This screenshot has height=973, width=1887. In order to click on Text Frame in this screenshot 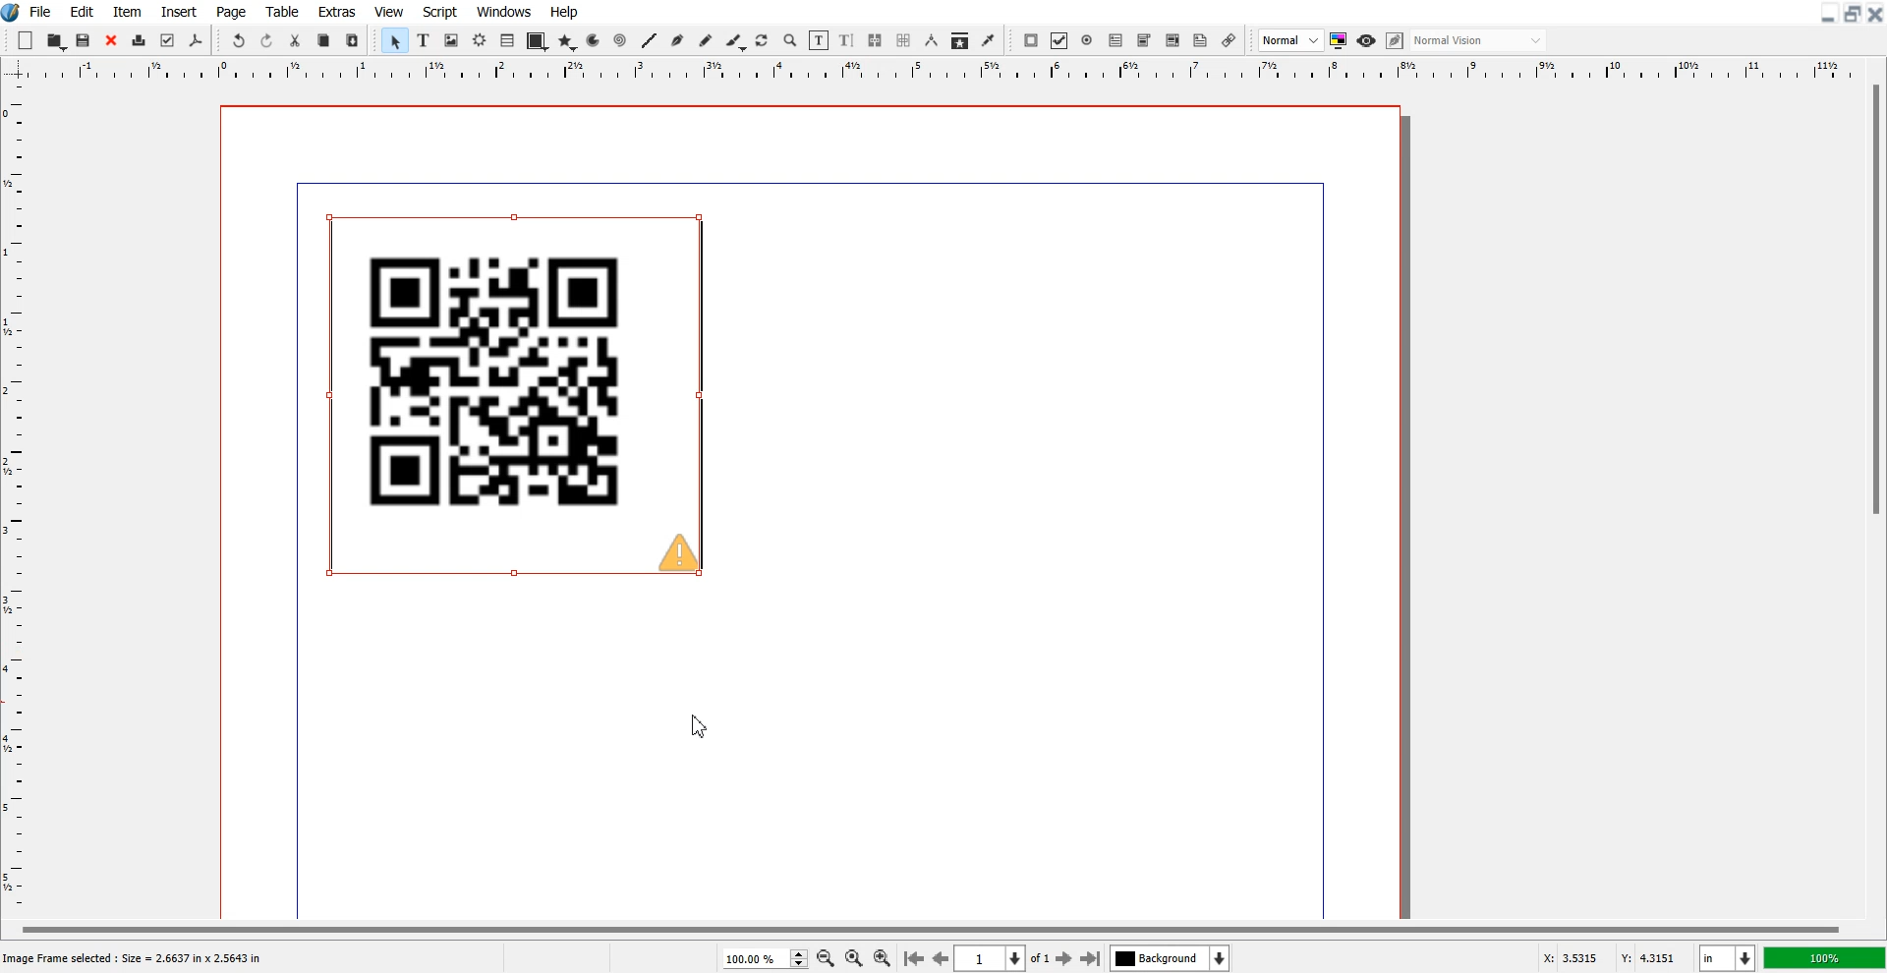, I will do `click(423, 40)`.